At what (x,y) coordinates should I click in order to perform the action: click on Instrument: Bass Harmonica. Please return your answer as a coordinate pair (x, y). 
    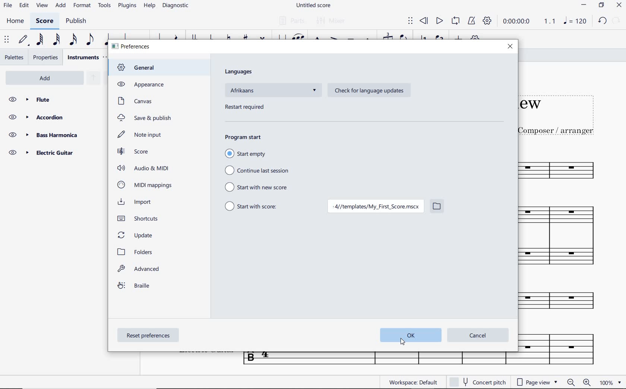
    Looking at the image, I should click on (567, 303).